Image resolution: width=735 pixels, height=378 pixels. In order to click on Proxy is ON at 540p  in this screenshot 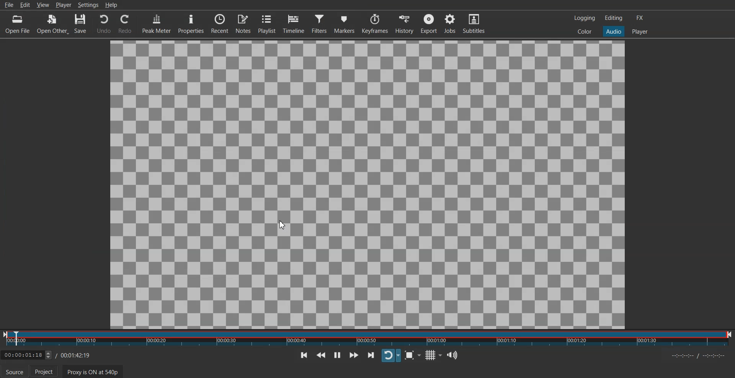, I will do `click(92, 371)`.